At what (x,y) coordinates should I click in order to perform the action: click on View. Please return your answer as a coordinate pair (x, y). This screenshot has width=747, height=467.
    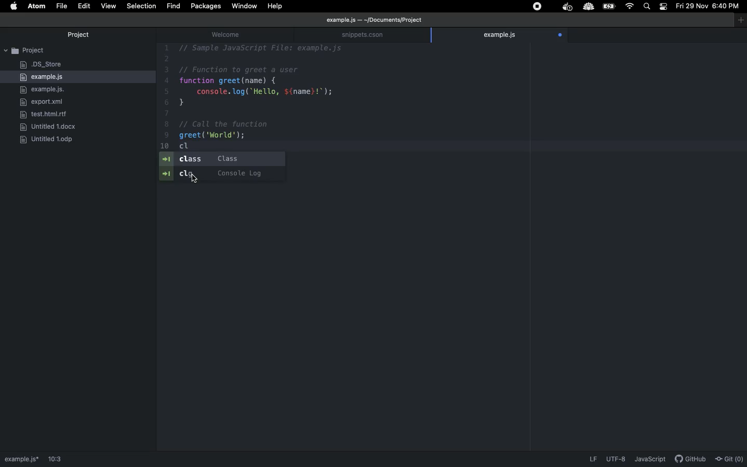
    Looking at the image, I should click on (109, 6).